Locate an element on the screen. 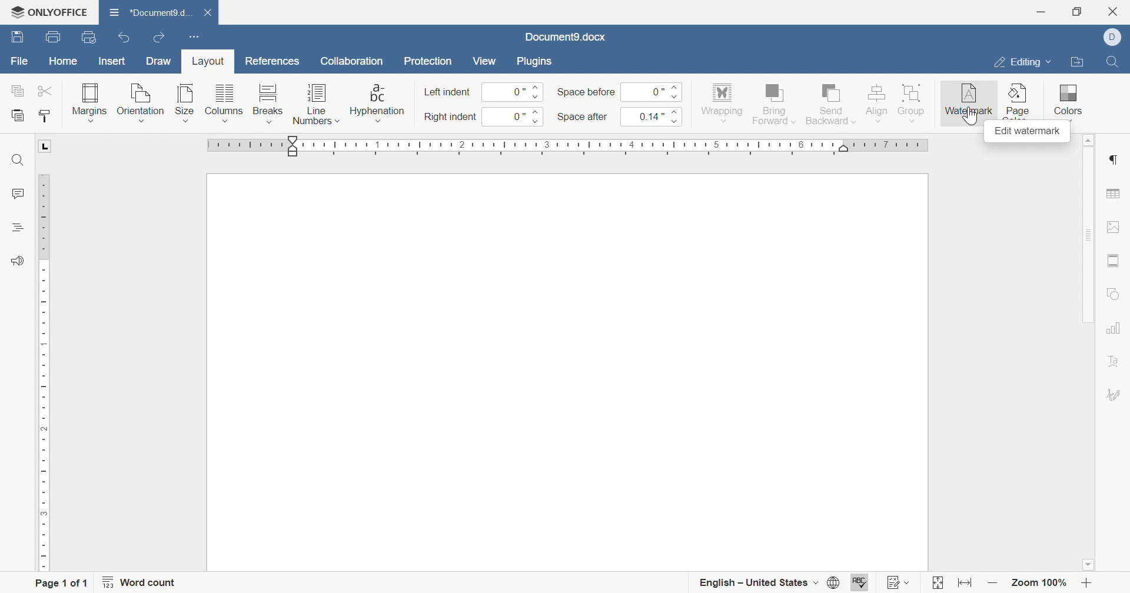 This screenshot has width=1130, height=593. draw is located at coordinates (159, 61).